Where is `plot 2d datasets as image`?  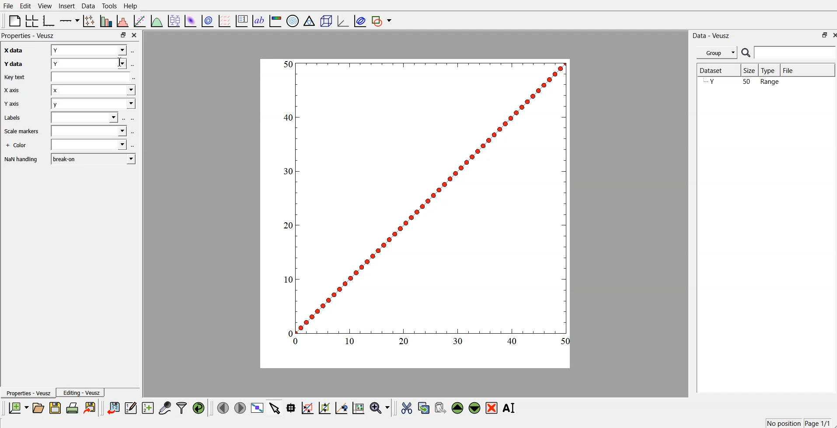
plot 2d datasets as image is located at coordinates (191, 20).